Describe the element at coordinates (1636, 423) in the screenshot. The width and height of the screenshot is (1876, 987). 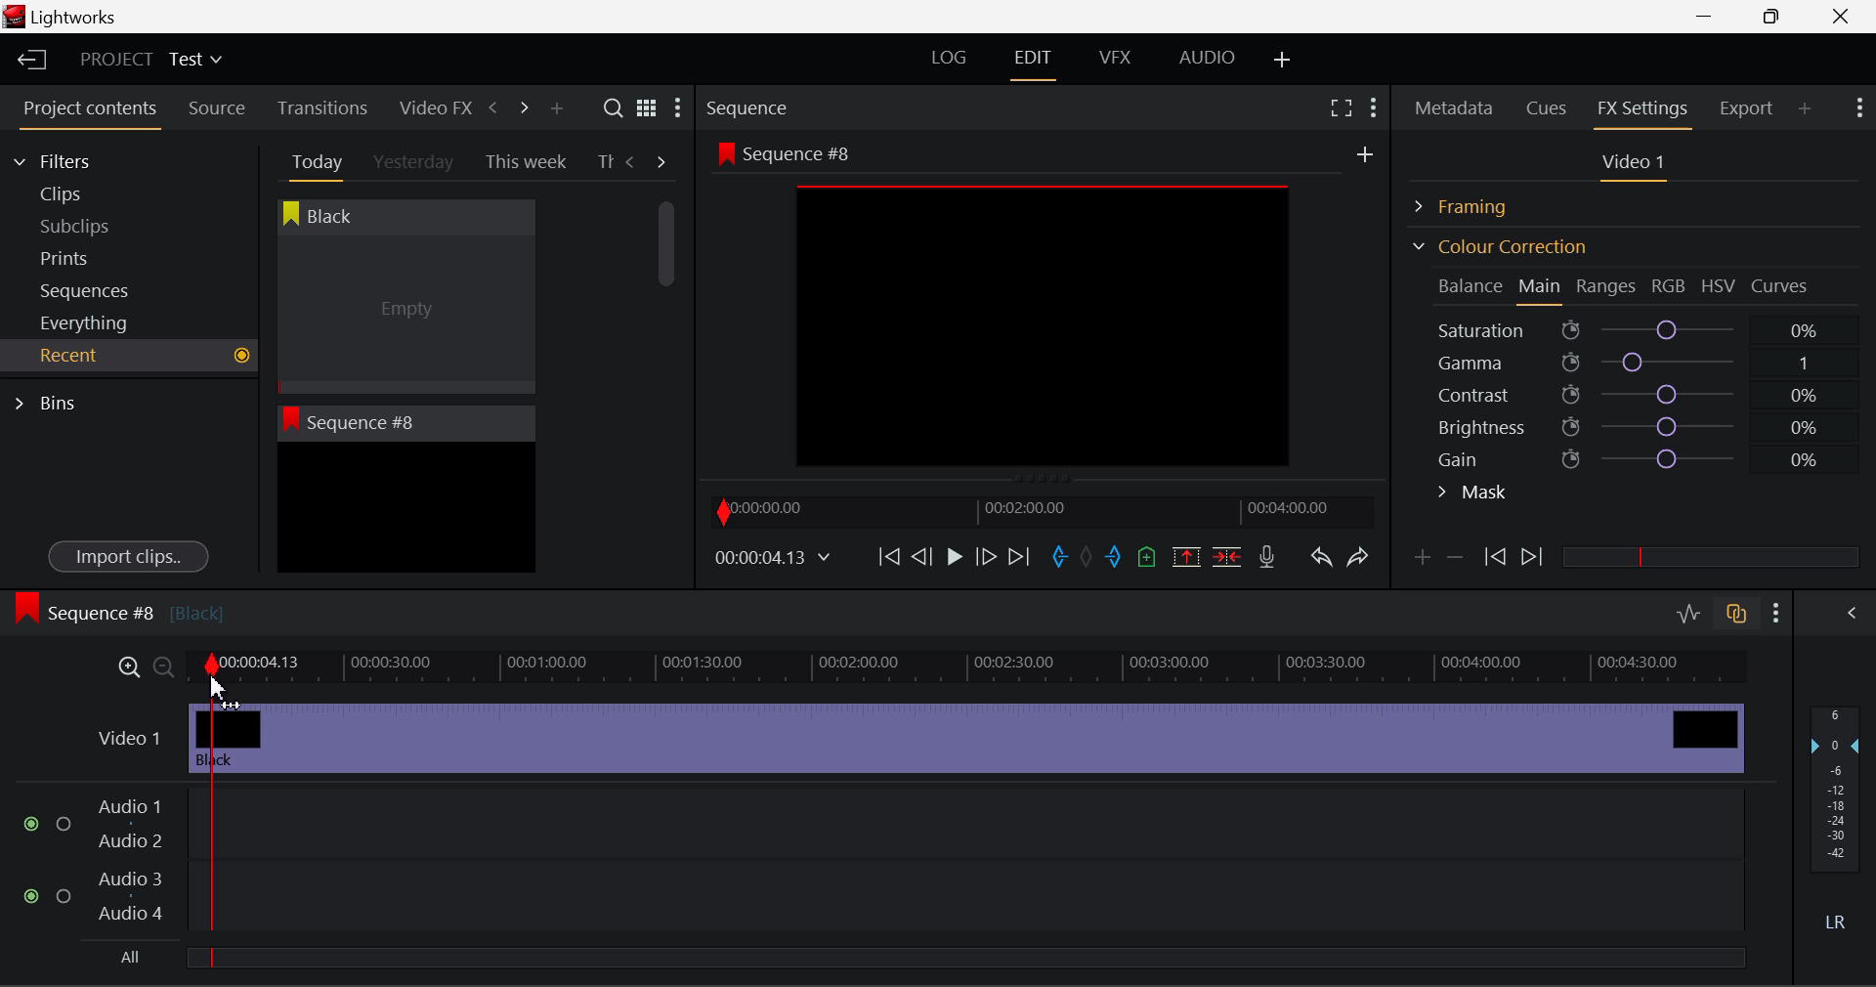
I see `Brightness` at that location.